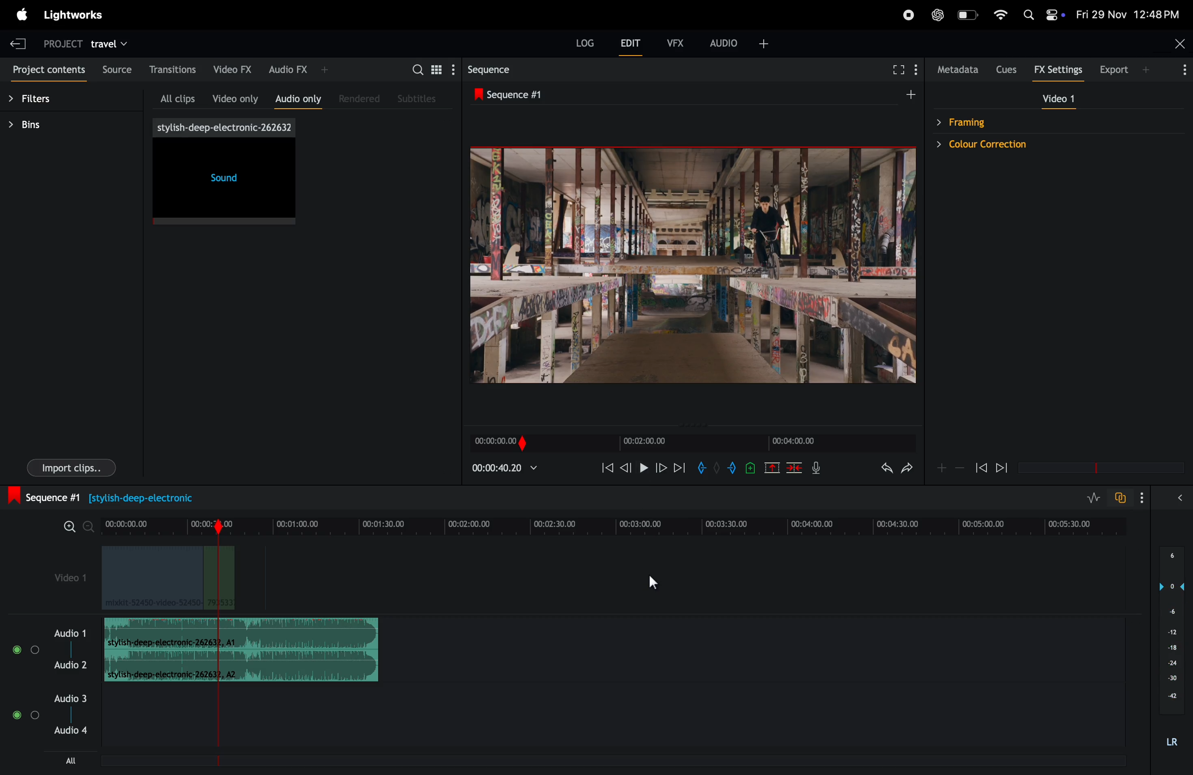  Describe the element at coordinates (749, 468) in the screenshot. I see `add cue to current position` at that location.